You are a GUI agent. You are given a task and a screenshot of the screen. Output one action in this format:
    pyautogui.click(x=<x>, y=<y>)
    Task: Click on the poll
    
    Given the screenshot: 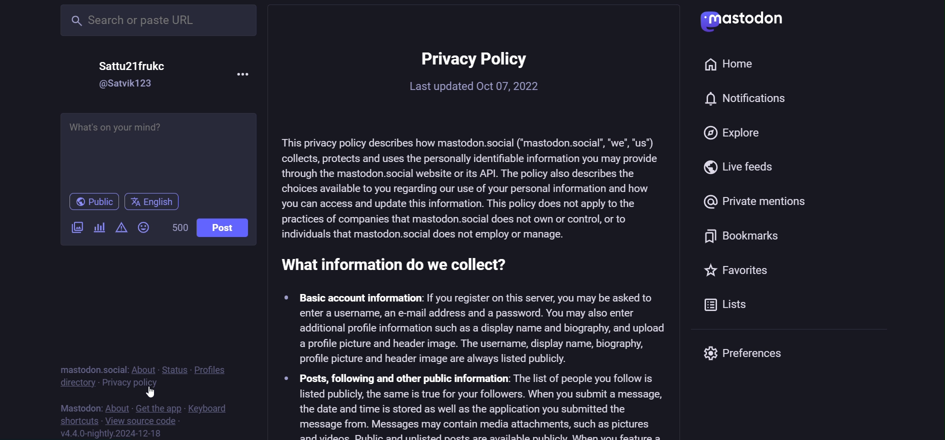 What is the action you would take?
    pyautogui.click(x=101, y=227)
    